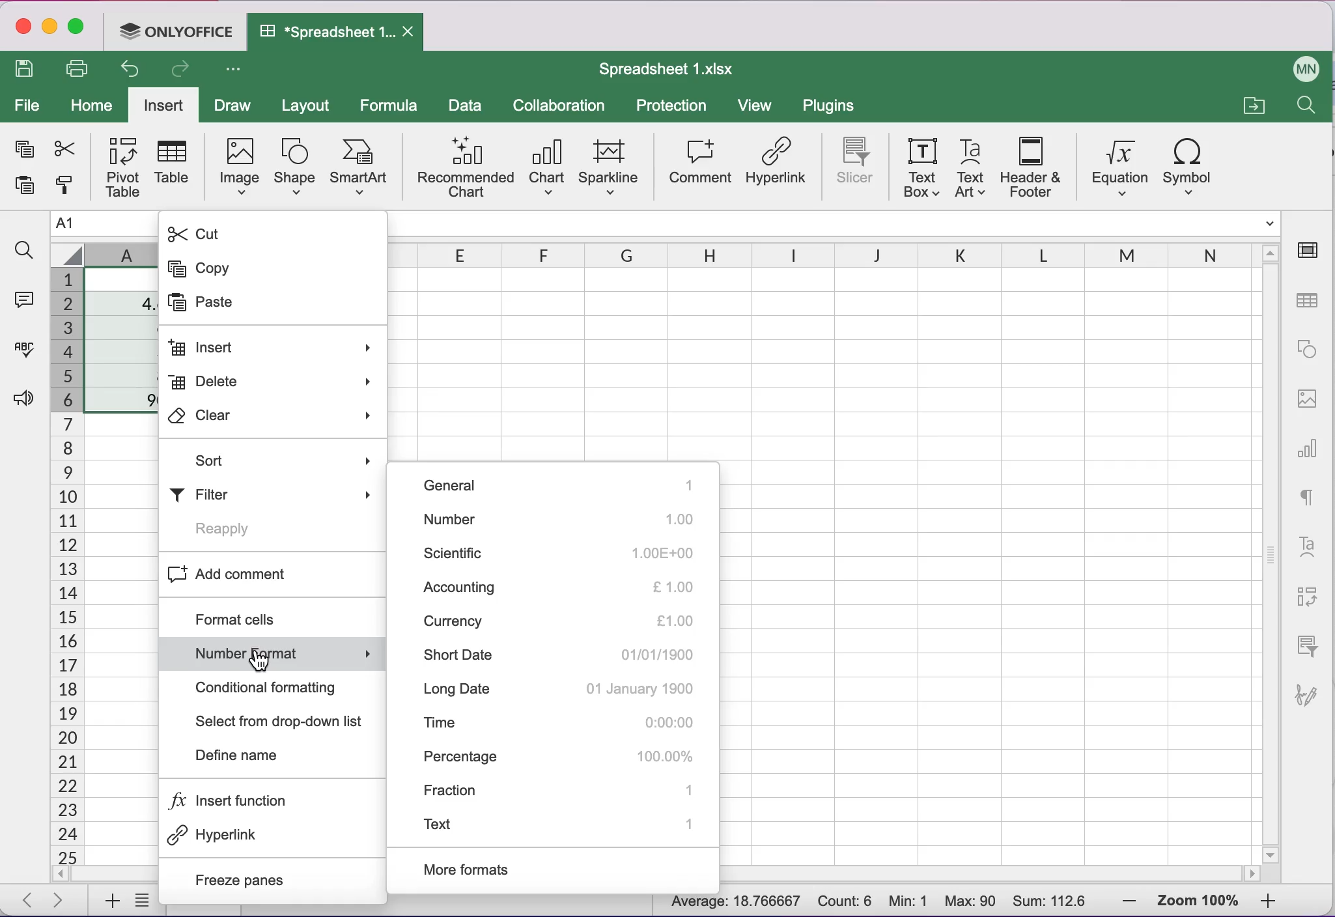 This screenshot has width=1335, height=917. Describe the element at coordinates (557, 756) in the screenshot. I see `percentage` at that location.